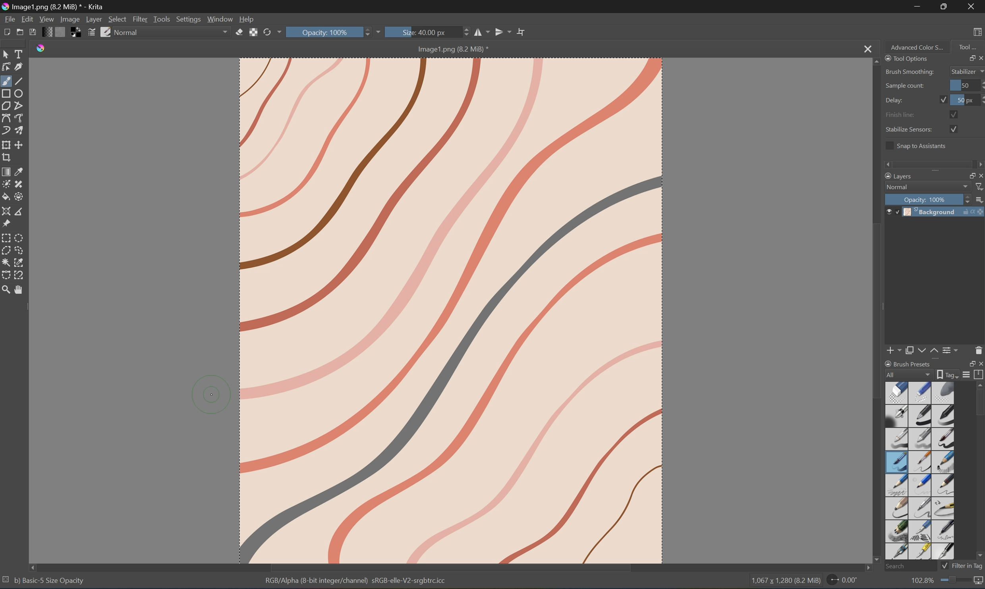 The width and height of the screenshot is (985, 589). What do you see at coordinates (254, 34) in the screenshot?
I see `Preserve alpha` at bounding box center [254, 34].